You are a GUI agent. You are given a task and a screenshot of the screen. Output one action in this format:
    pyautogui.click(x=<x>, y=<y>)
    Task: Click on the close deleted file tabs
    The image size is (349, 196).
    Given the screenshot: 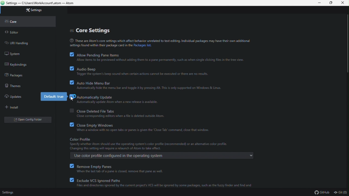 What is the action you would take?
    pyautogui.click(x=120, y=112)
    